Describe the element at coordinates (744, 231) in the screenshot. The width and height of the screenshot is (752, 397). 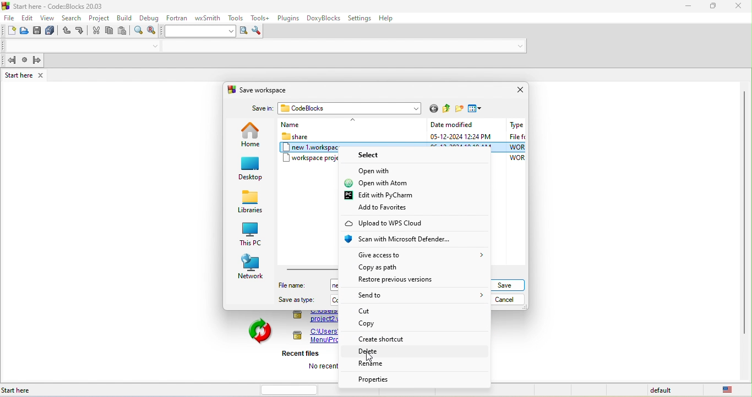
I see `Scroll bar` at that location.